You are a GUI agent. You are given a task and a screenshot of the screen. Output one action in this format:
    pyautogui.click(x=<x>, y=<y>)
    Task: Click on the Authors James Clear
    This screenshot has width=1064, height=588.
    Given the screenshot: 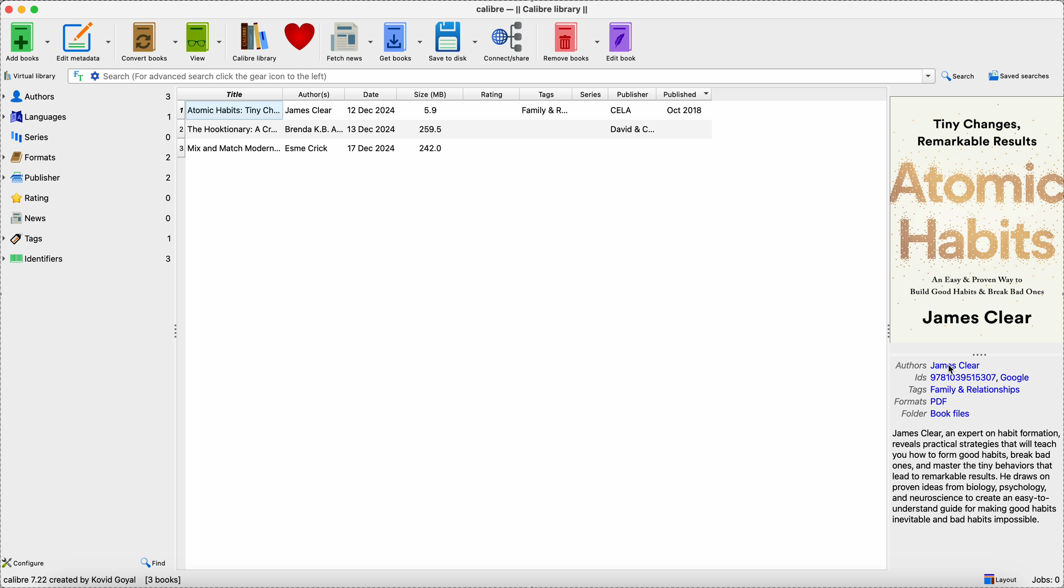 What is the action you would take?
    pyautogui.click(x=941, y=364)
    